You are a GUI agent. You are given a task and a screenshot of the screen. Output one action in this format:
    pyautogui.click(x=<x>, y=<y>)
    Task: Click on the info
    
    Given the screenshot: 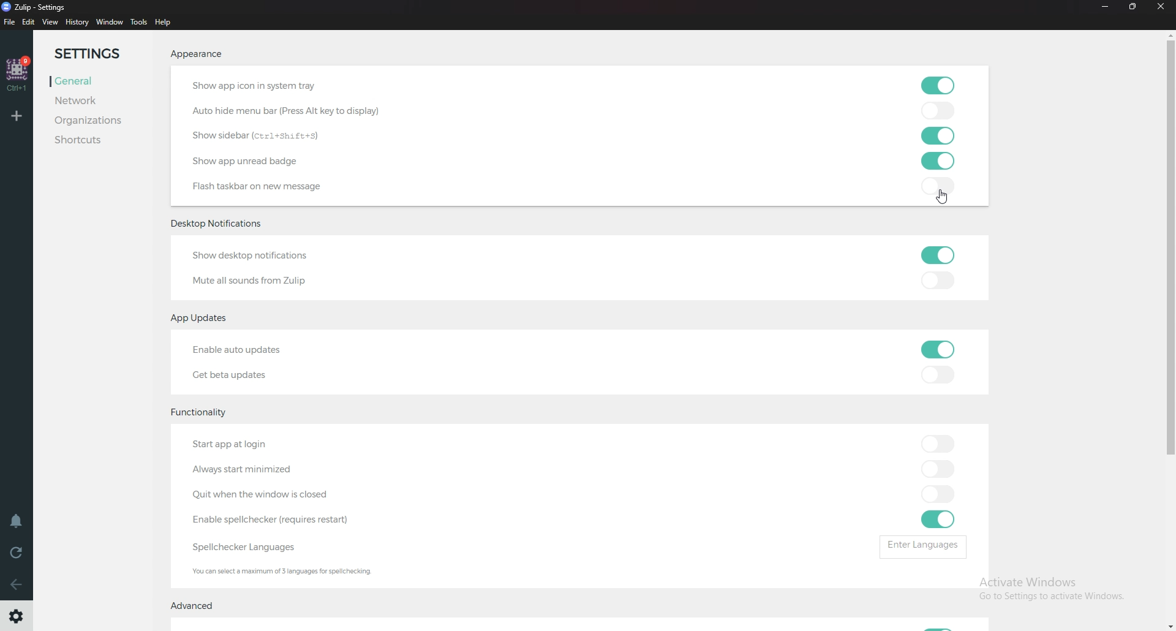 What is the action you would take?
    pyautogui.click(x=299, y=573)
    